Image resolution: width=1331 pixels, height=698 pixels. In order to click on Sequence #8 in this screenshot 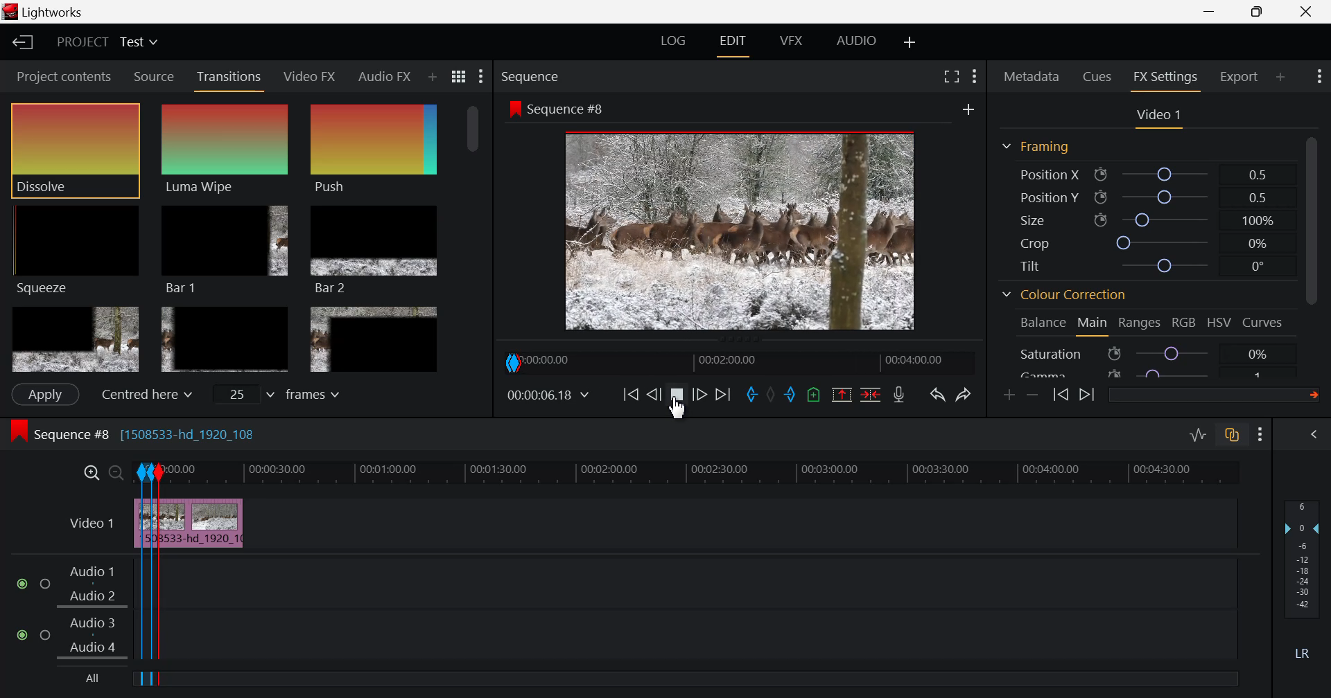, I will do `click(557, 109)`.